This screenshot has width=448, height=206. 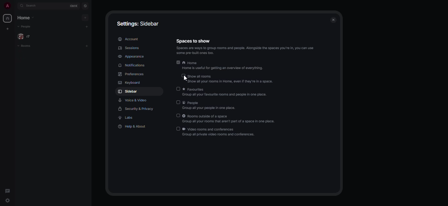 What do you see at coordinates (132, 100) in the screenshot?
I see `voice & video` at bounding box center [132, 100].